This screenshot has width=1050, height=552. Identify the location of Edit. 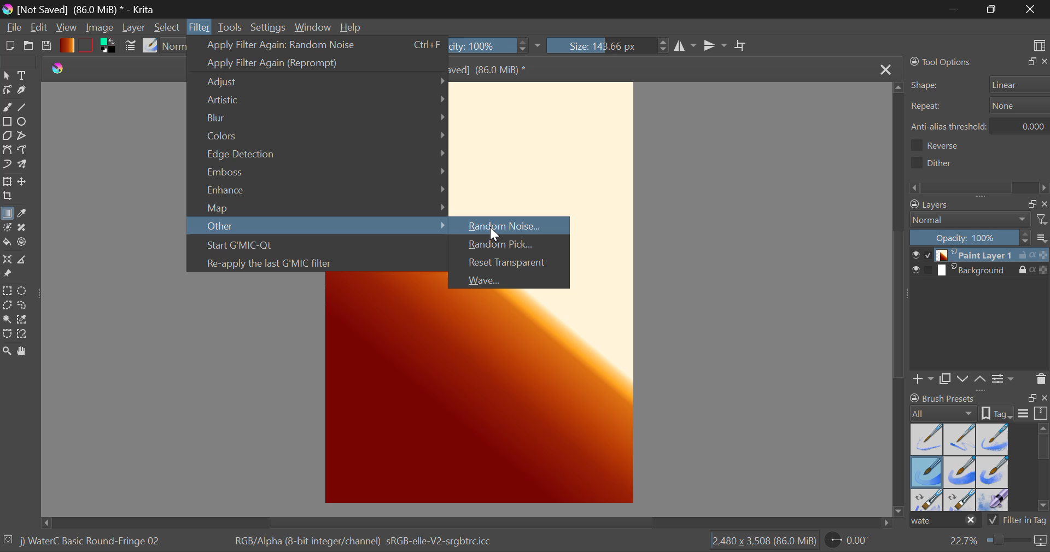
(39, 27).